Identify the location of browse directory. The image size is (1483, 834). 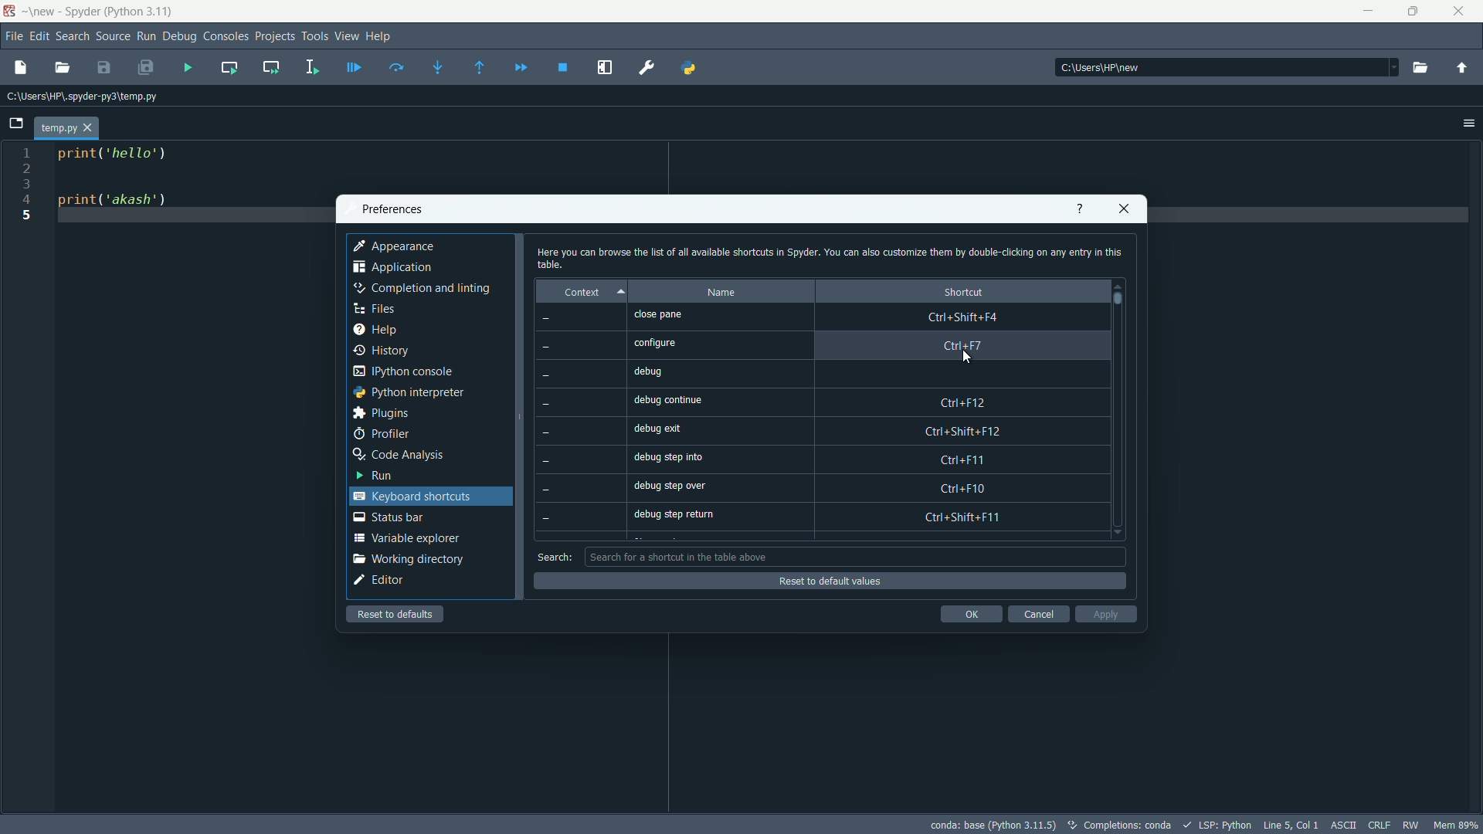
(1420, 69).